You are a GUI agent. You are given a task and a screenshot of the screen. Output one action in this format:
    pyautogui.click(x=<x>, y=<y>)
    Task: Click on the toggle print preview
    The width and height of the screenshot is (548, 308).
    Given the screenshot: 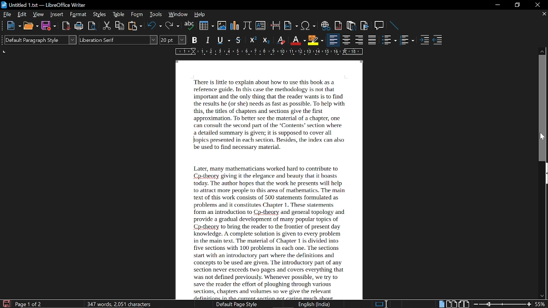 What is the action you would take?
    pyautogui.click(x=92, y=26)
    